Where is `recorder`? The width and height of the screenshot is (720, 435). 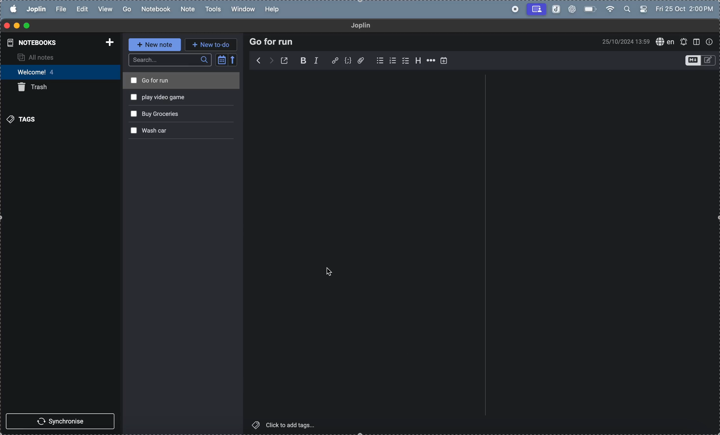 recorder is located at coordinates (512, 8).